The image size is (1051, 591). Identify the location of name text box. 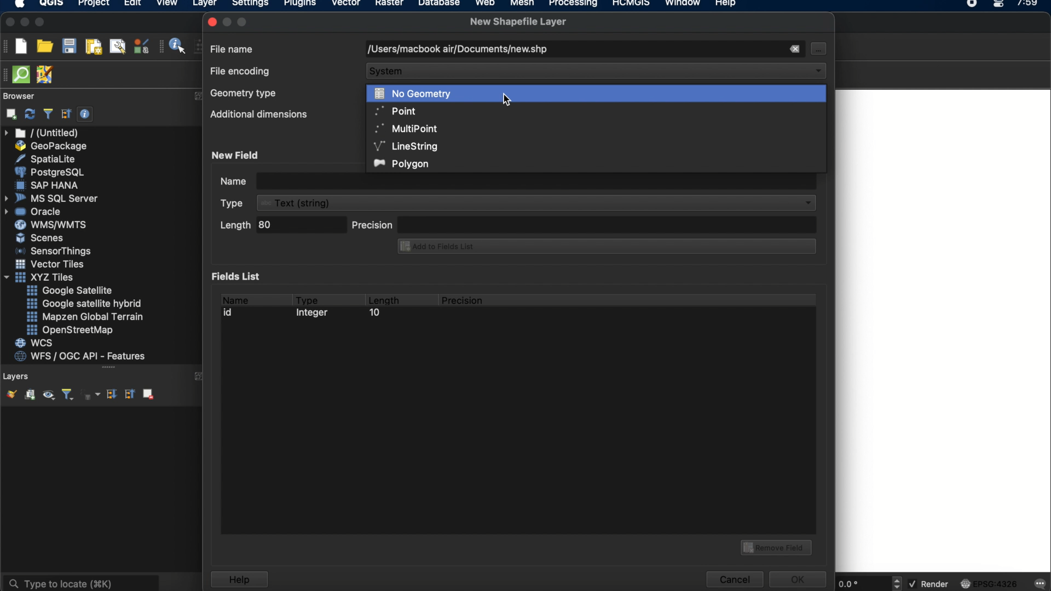
(516, 181).